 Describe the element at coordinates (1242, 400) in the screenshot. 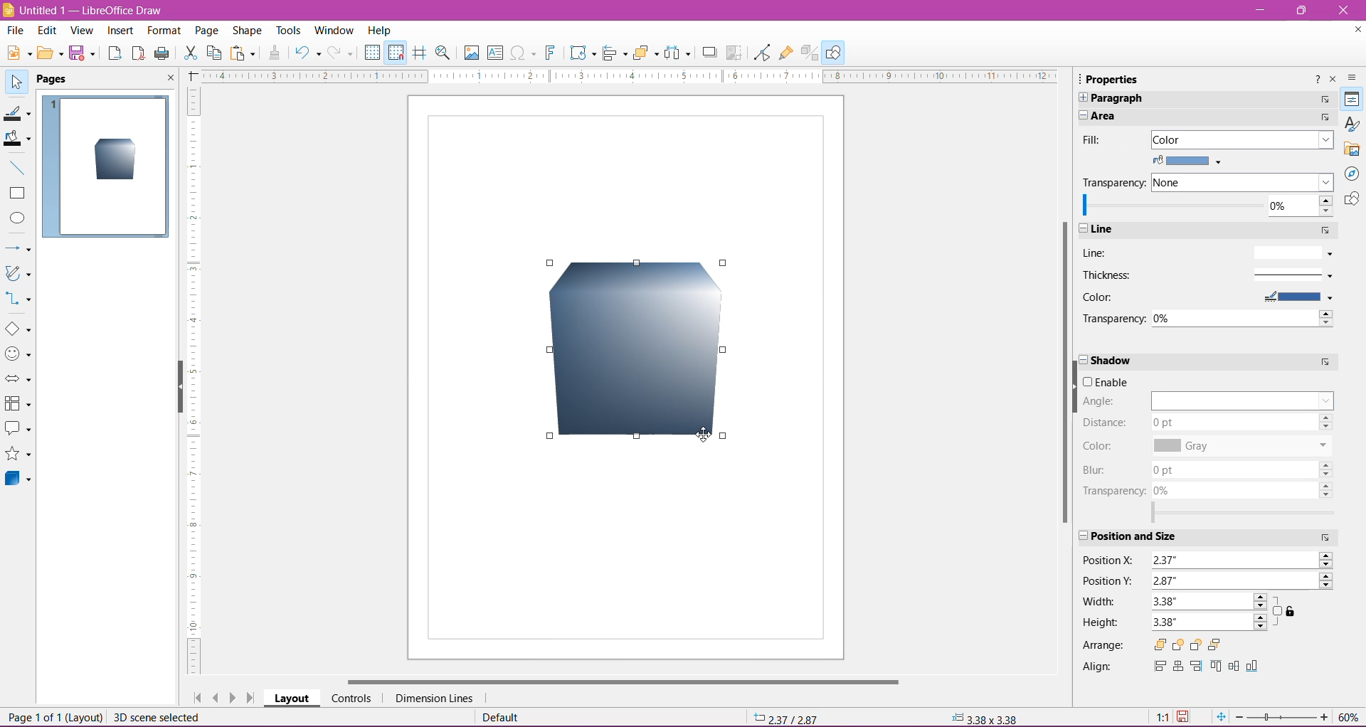

I see `Set Shadow Angle` at that location.